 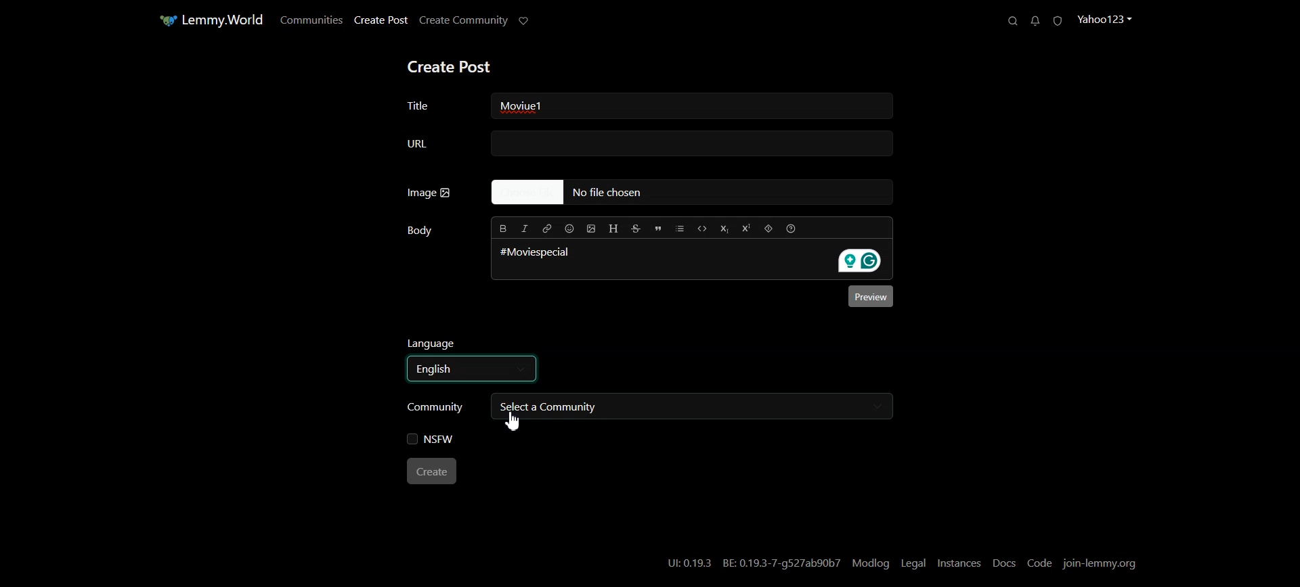 I want to click on Image, so click(x=429, y=193).